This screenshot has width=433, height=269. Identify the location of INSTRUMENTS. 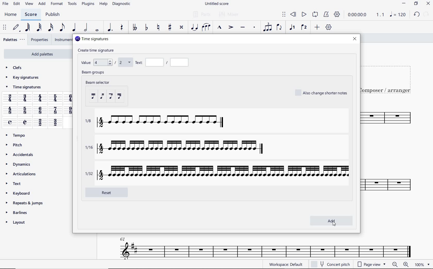
(62, 40).